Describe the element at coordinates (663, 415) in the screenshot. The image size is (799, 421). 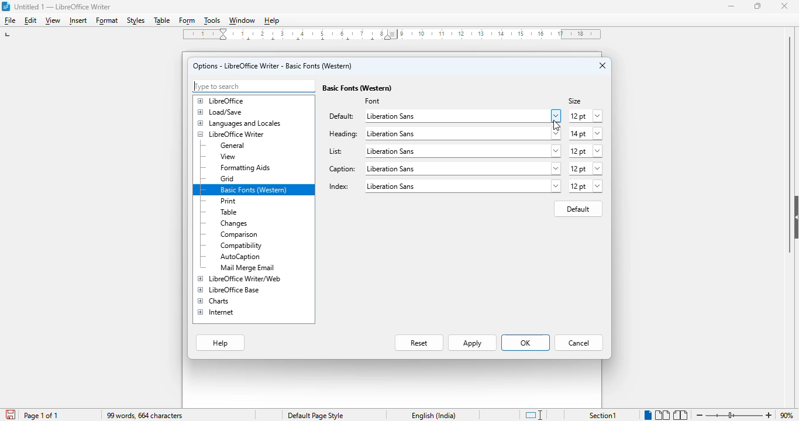
I see `multi-page view` at that location.